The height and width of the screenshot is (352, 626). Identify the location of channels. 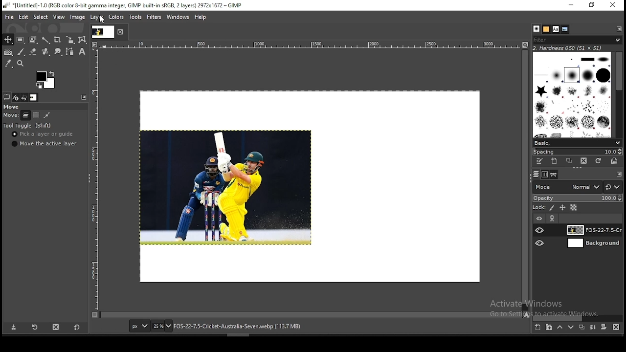
(544, 175).